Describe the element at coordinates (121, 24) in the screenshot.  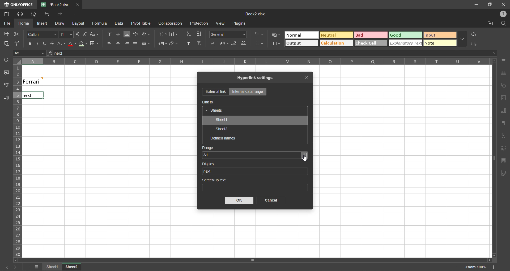
I see `data` at that location.